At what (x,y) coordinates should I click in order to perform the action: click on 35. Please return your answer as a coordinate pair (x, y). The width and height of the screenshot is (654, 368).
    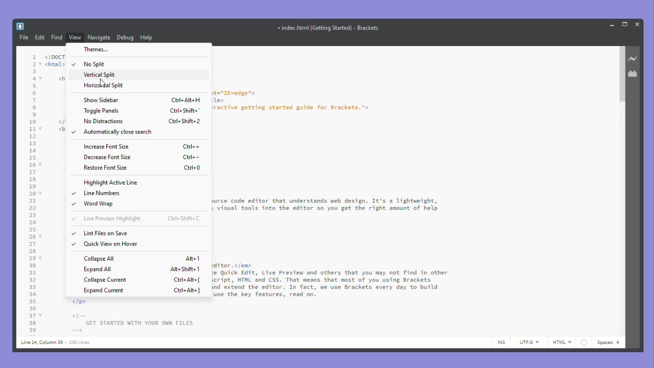
    Looking at the image, I should click on (32, 301).